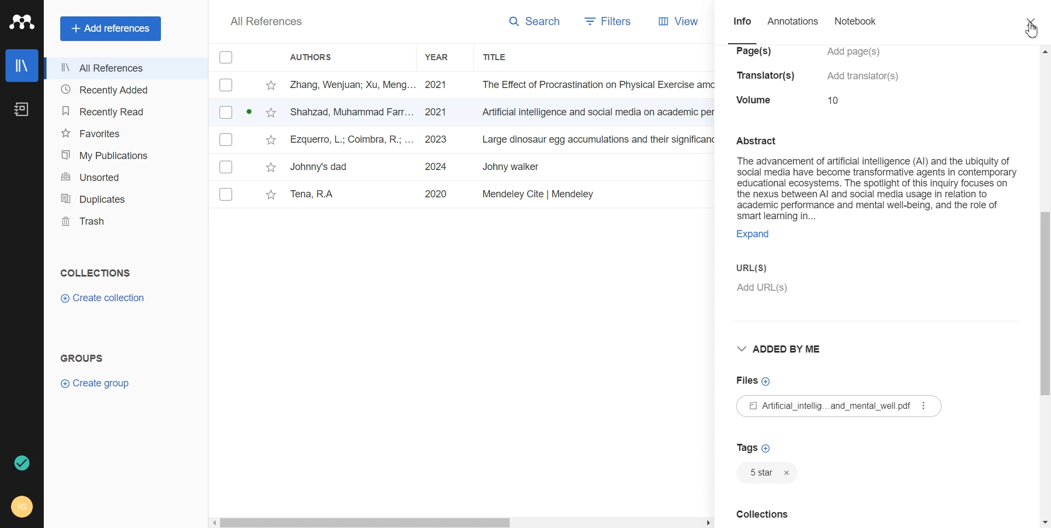 The width and height of the screenshot is (1051, 528). Describe the element at coordinates (463, 85) in the screenshot. I see `File` at that location.